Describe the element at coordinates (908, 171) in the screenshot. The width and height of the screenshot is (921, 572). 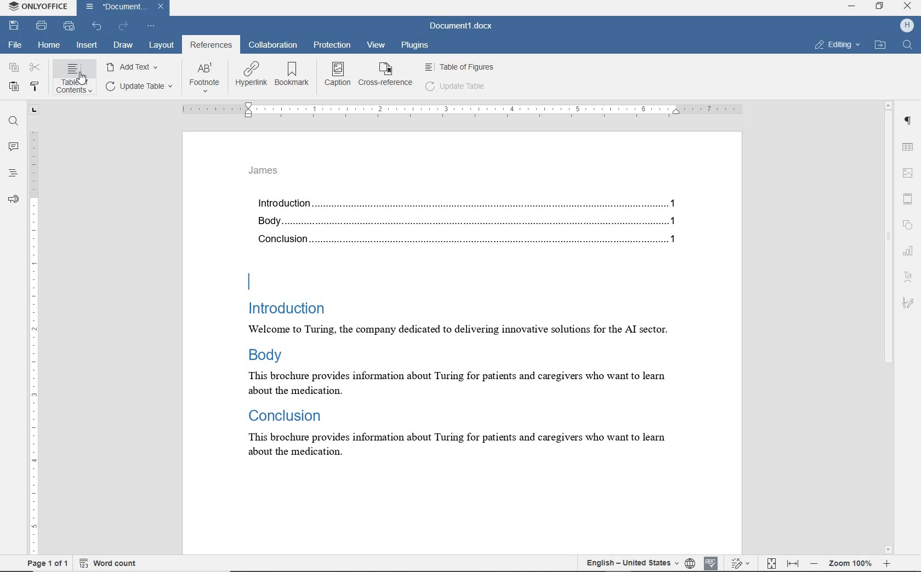
I see `image` at that location.